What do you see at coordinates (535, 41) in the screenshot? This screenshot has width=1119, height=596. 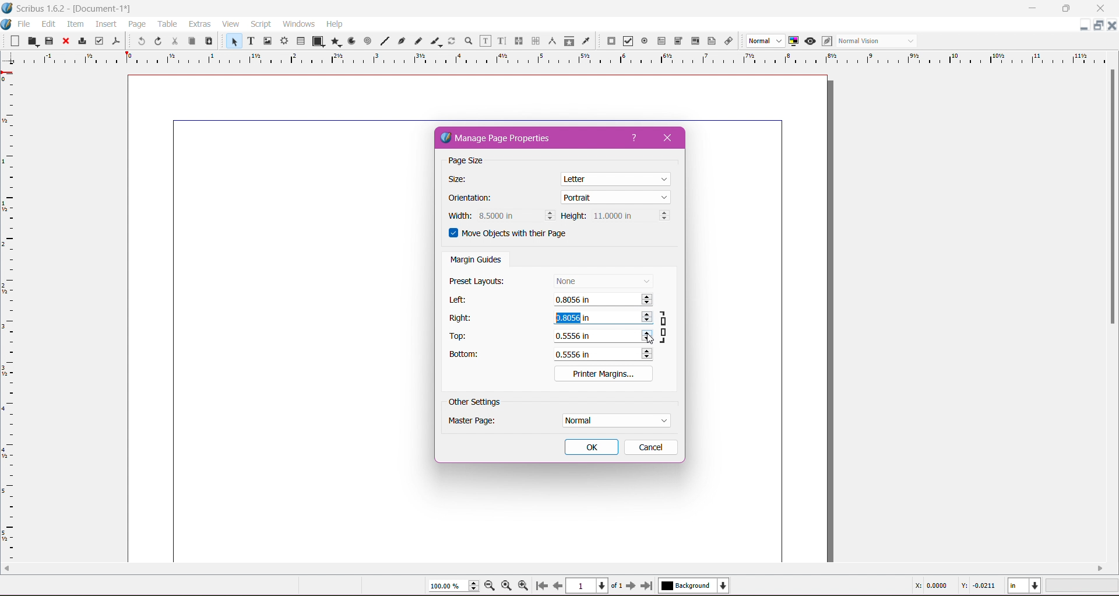 I see `Unlink Text Frames` at bounding box center [535, 41].